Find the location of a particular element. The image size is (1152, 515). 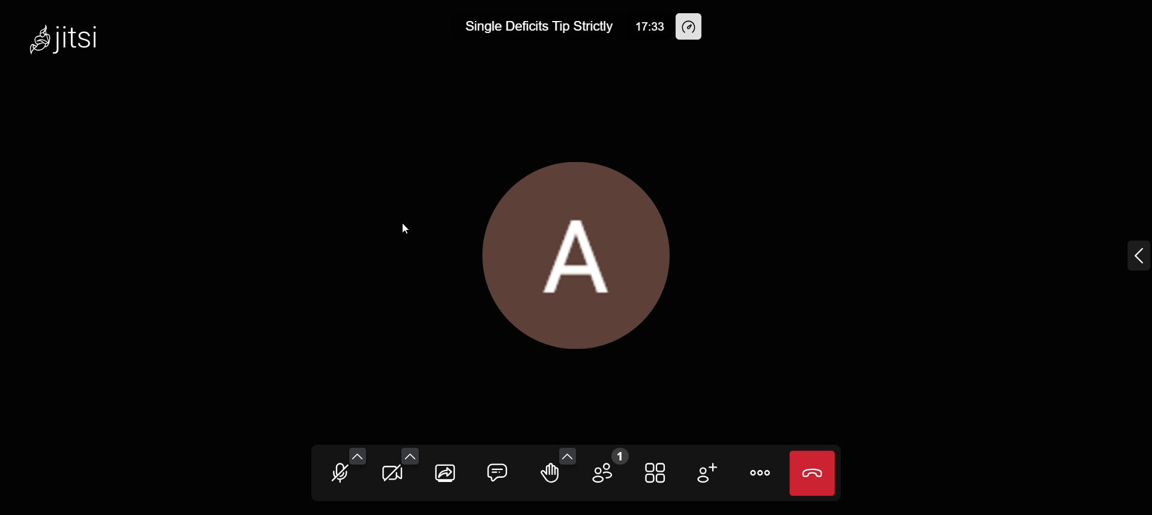

expand is located at coordinates (1126, 259).